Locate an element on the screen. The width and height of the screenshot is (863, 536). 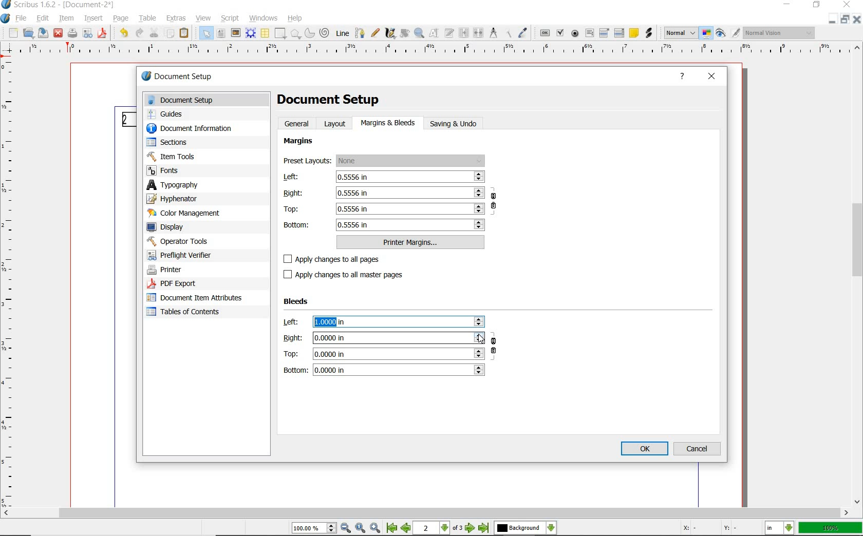
general is located at coordinates (297, 123).